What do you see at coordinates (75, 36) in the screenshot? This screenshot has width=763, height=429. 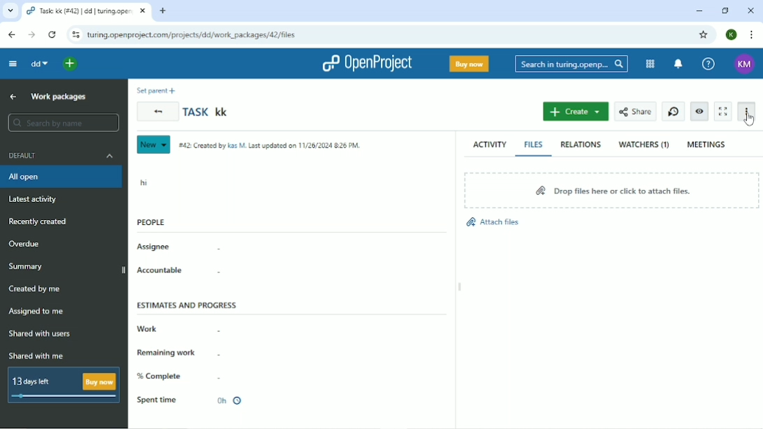 I see `View site information` at bounding box center [75, 36].